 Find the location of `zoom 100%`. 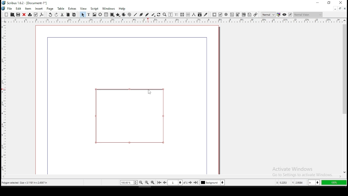

zoom 100% is located at coordinates (147, 182).